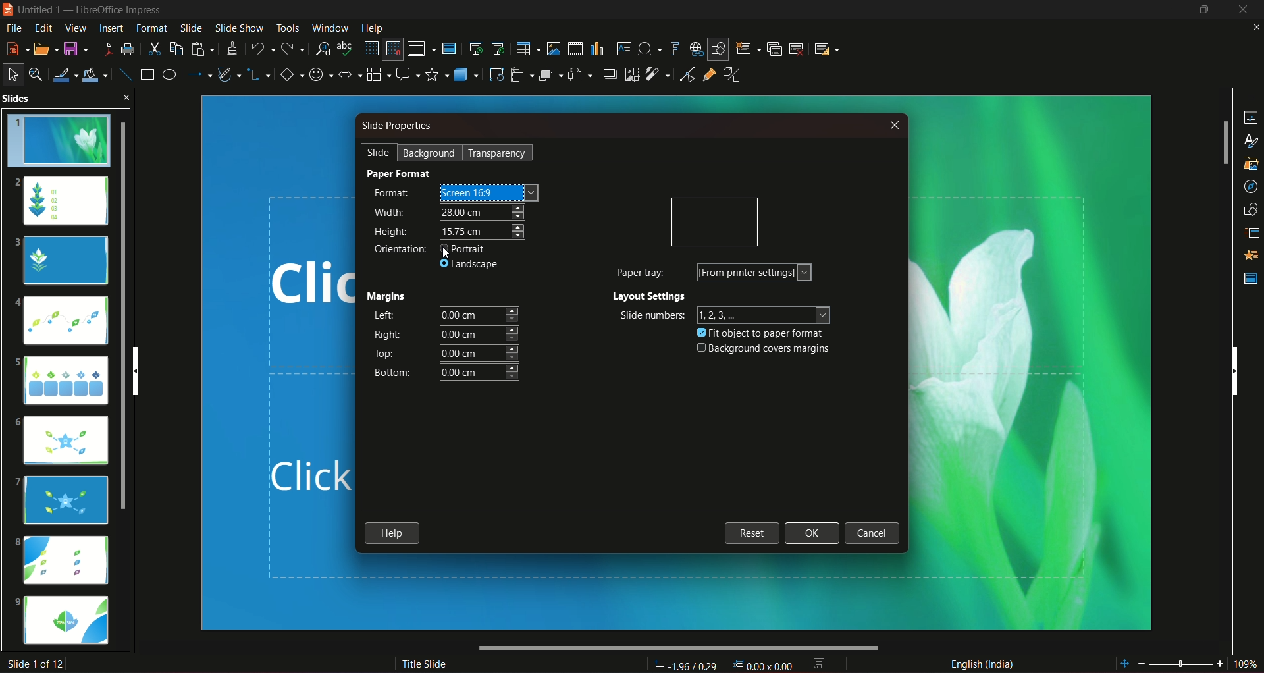 The image size is (1264, 673). I want to click on format, so click(392, 194).